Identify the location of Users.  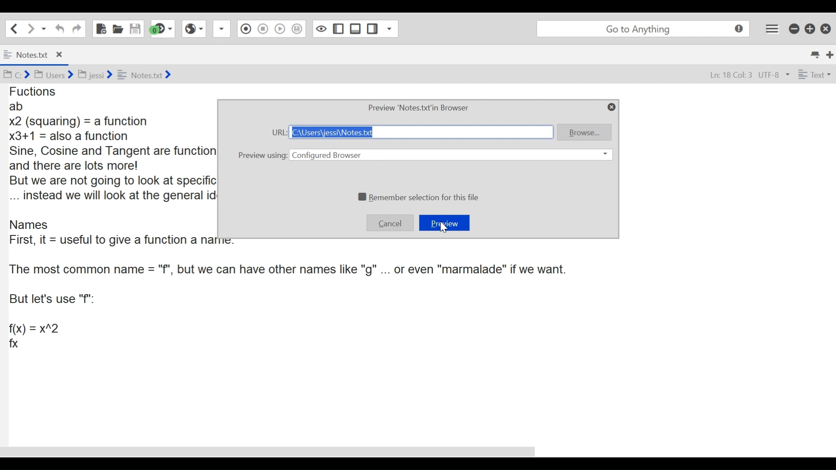
(55, 74).